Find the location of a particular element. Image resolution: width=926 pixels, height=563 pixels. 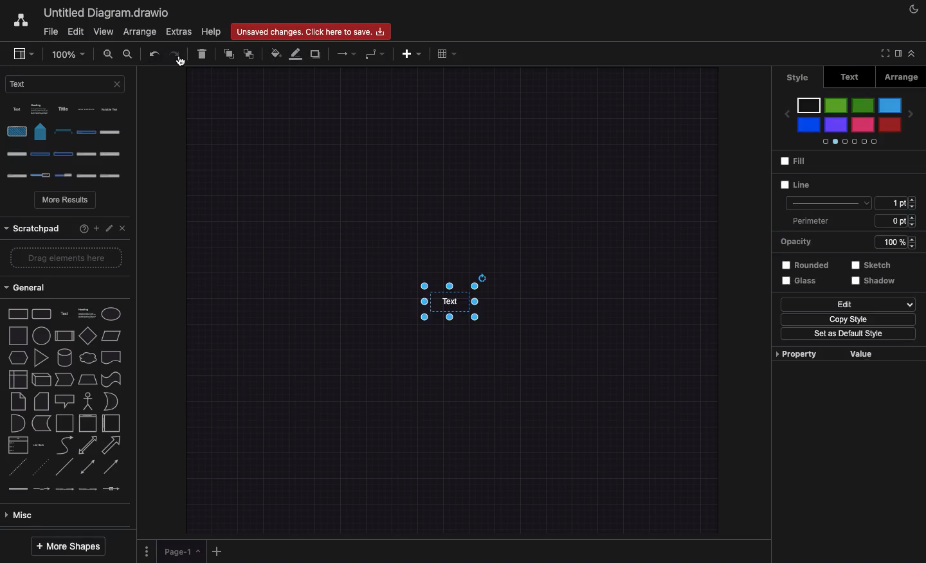

Duplicate is located at coordinates (316, 55).